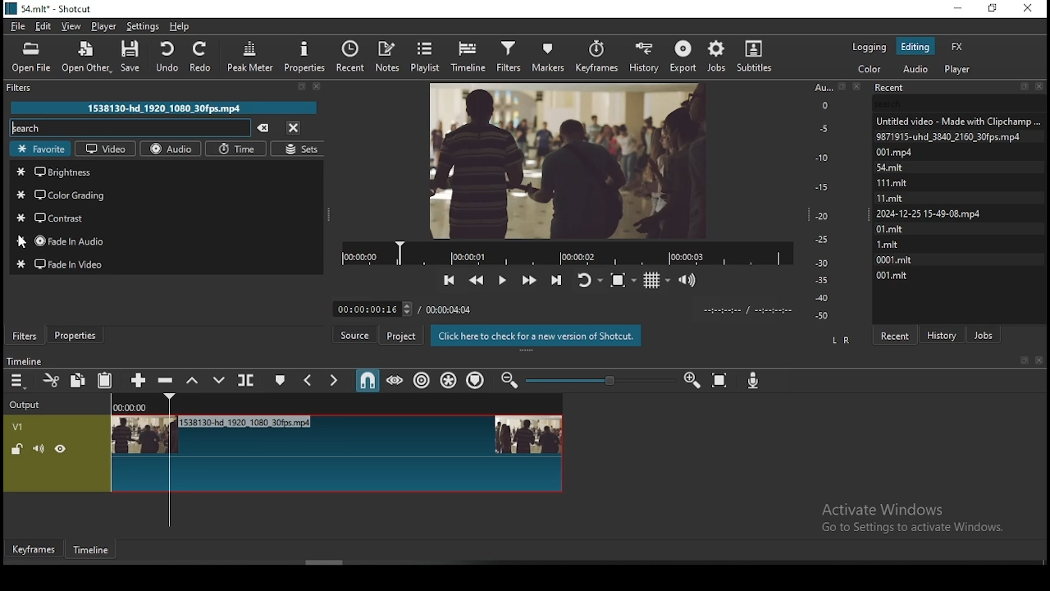  Describe the element at coordinates (536, 336) in the screenshot. I see `Click here to check for a new version of Shotcut.` at that location.